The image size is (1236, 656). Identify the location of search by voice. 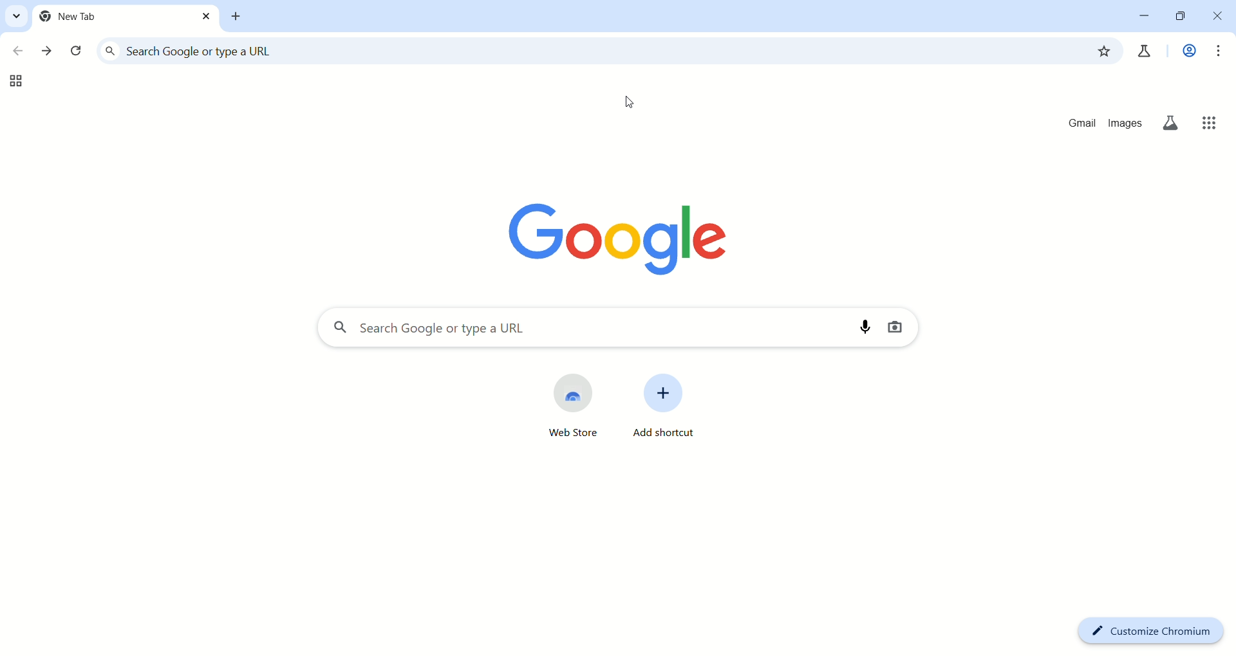
(866, 325).